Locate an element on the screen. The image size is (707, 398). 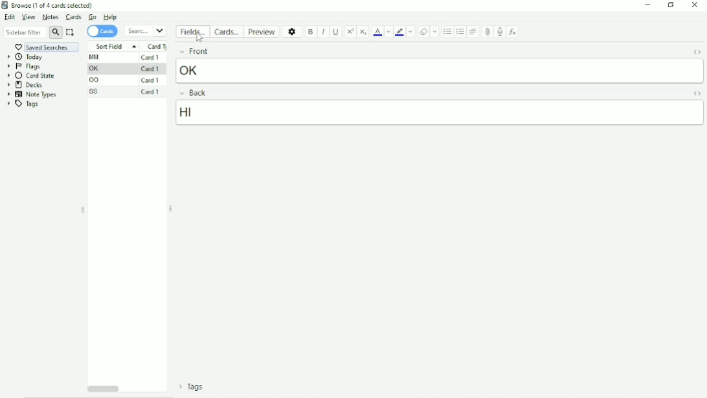
Restore down is located at coordinates (671, 5).